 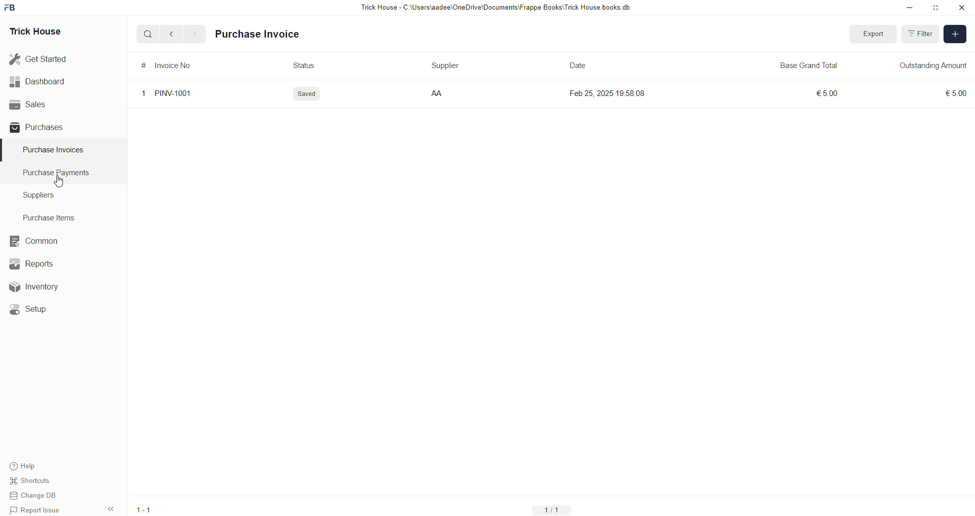 I want to click on Reports, so click(x=35, y=263).